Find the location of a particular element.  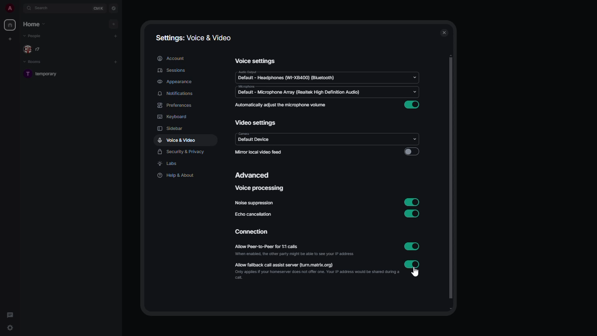

add is located at coordinates (115, 24).